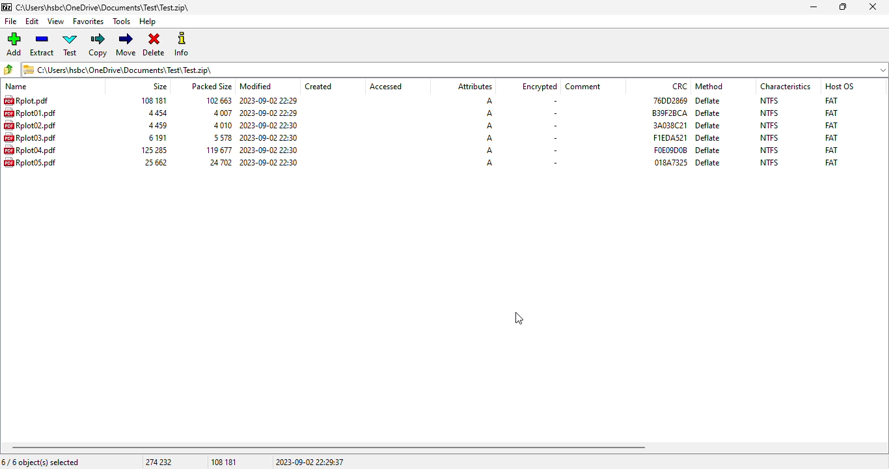 The height and width of the screenshot is (469, 889). Describe the element at coordinates (831, 100) in the screenshot. I see `FAT` at that location.